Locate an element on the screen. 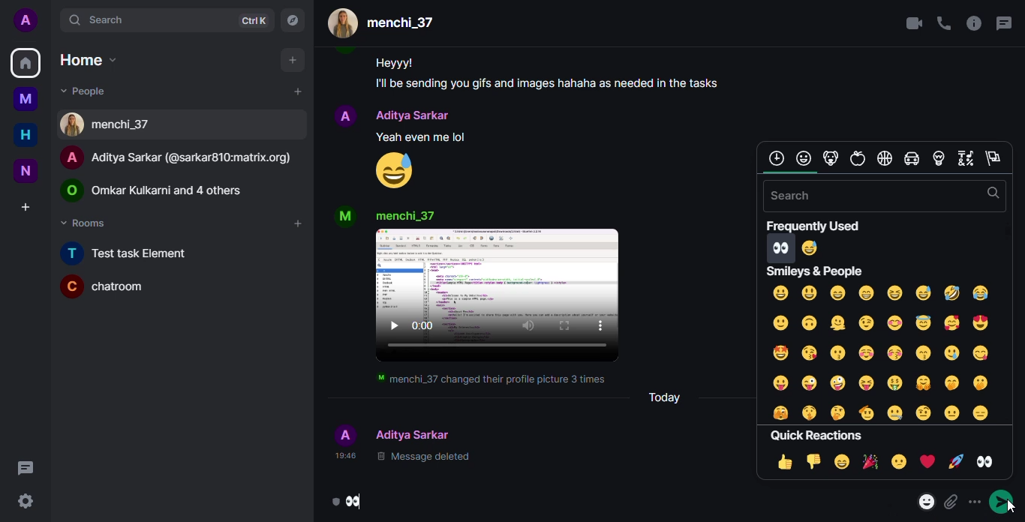 This screenshot has height=522, width=1025. add is located at coordinates (296, 223).